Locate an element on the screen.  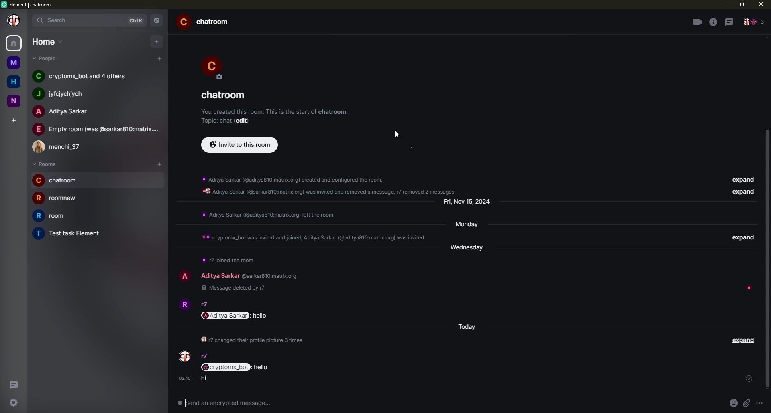
info is located at coordinates (253, 341).